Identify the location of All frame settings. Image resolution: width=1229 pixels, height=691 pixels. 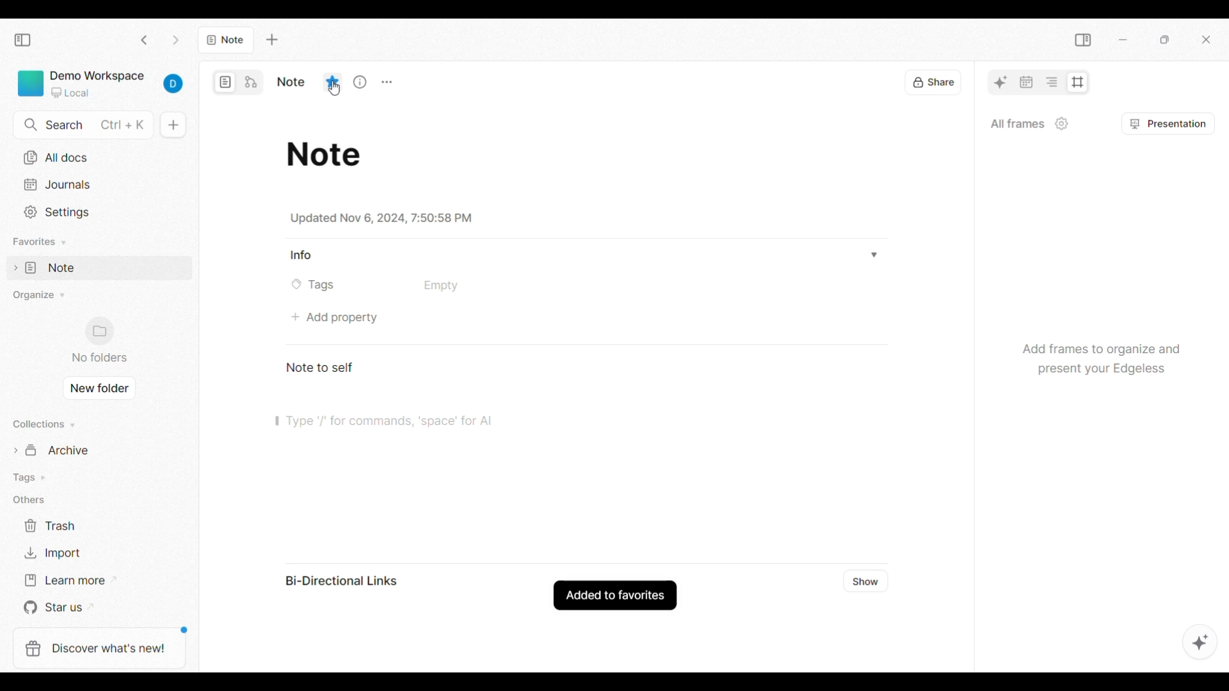
(1062, 123).